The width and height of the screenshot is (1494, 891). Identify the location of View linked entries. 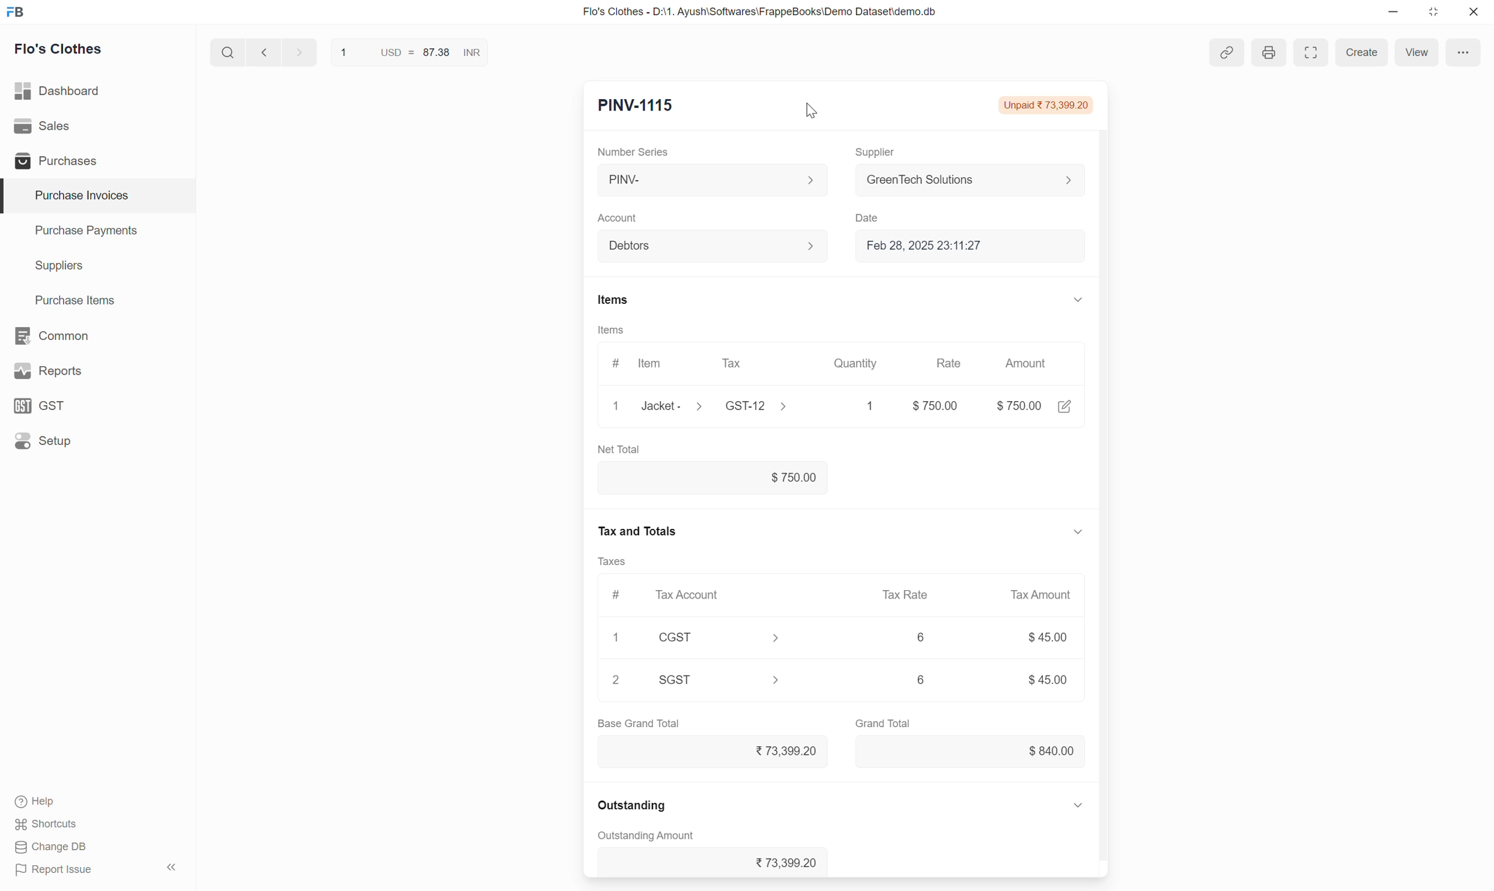
(1227, 52).